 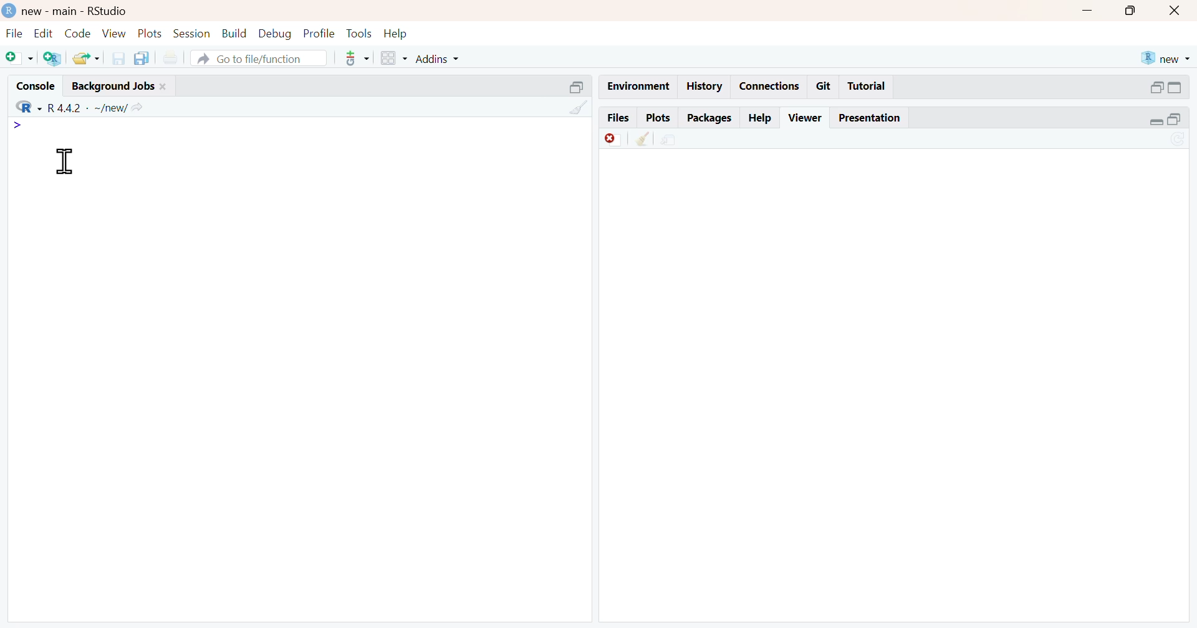 I want to click on Addins, so click(x=437, y=59).